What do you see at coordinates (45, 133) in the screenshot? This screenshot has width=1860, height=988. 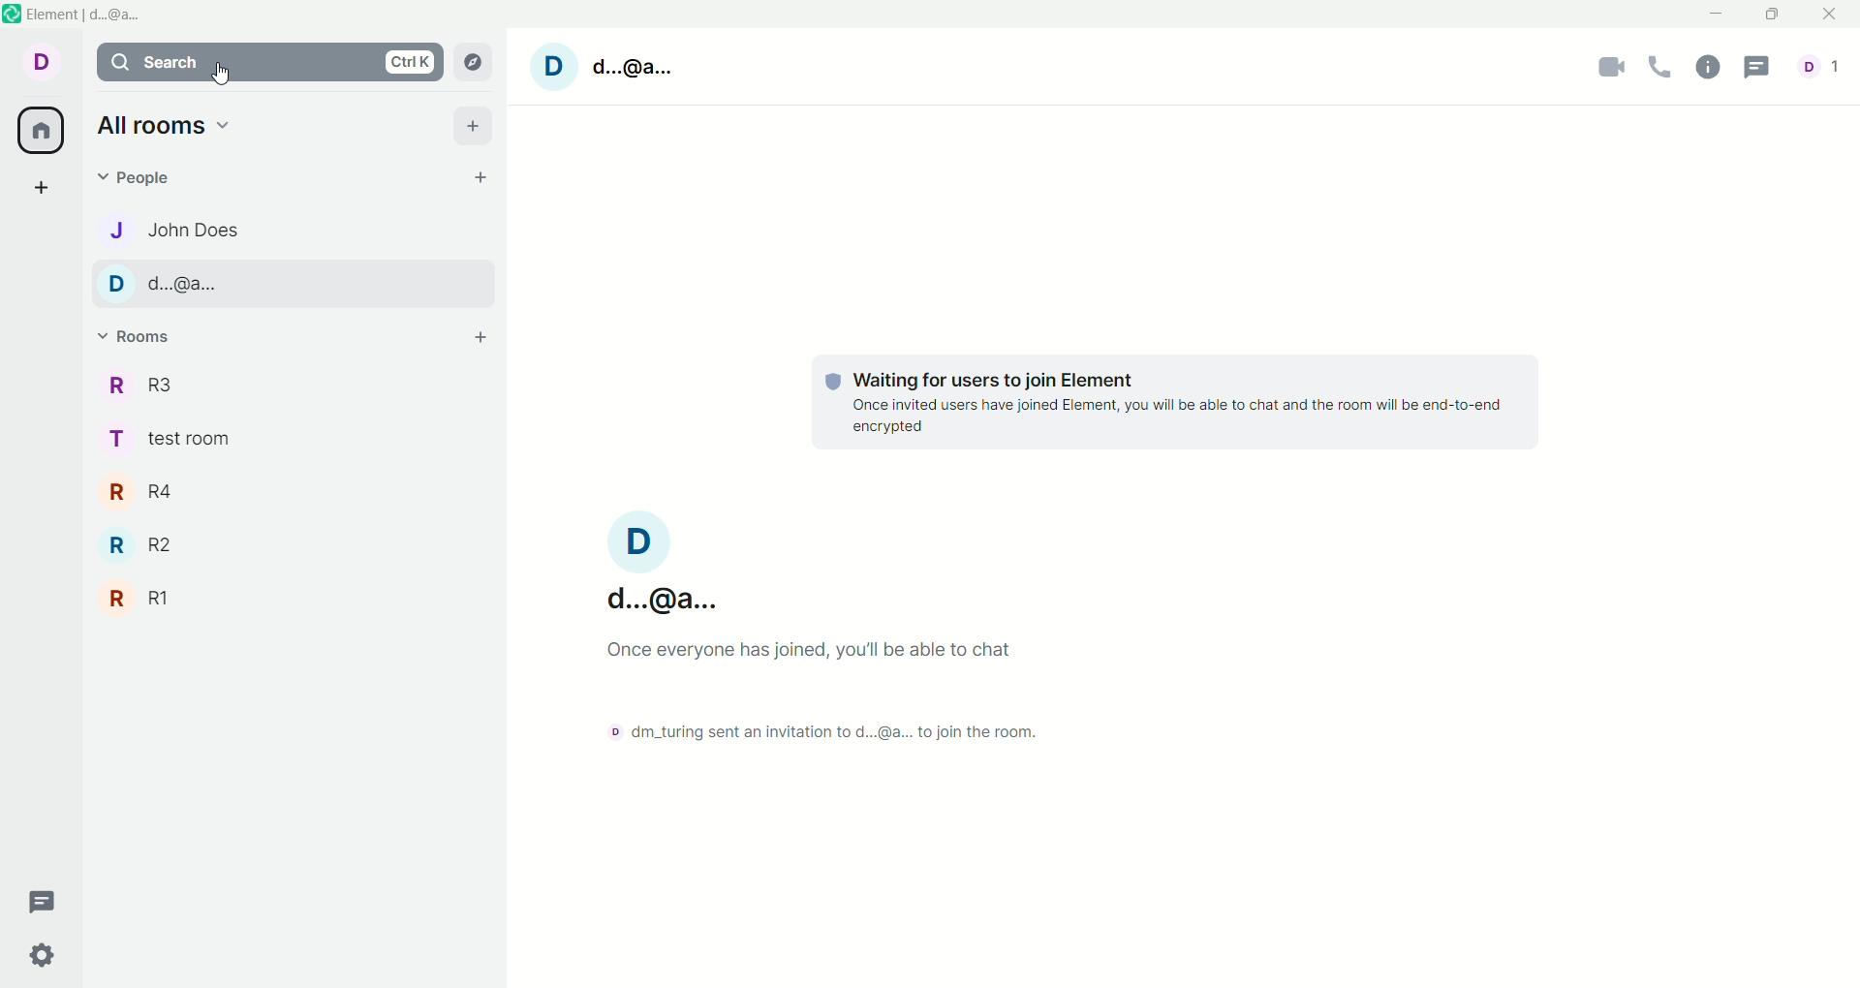 I see `all rooms` at bounding box center [45, 133].